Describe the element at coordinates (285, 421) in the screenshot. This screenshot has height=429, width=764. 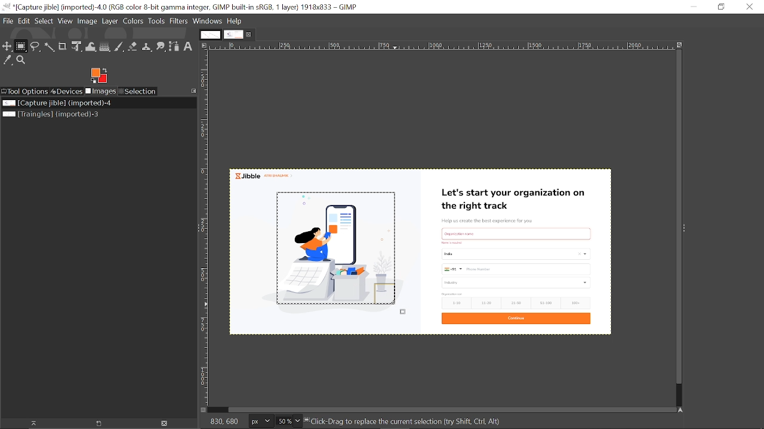
I see `Current zoom` at that location.